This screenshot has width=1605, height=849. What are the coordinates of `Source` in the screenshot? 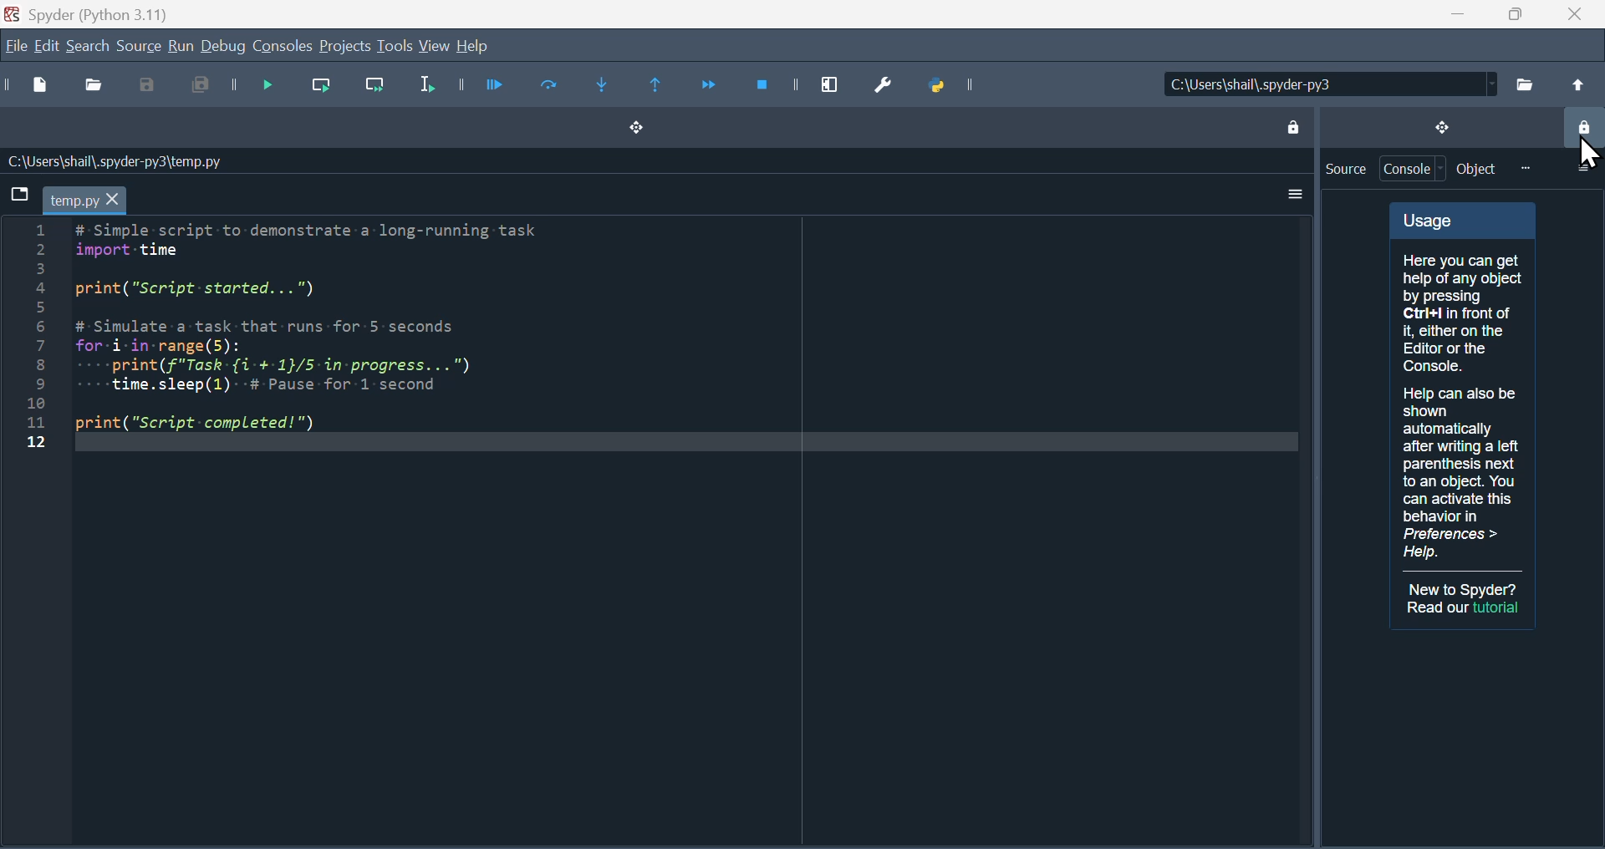 It's located at (138, 46).